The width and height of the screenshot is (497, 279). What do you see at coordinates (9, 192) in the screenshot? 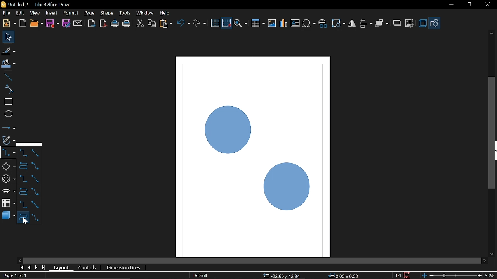
I see `Arrows` at bounding box center [9, 192].